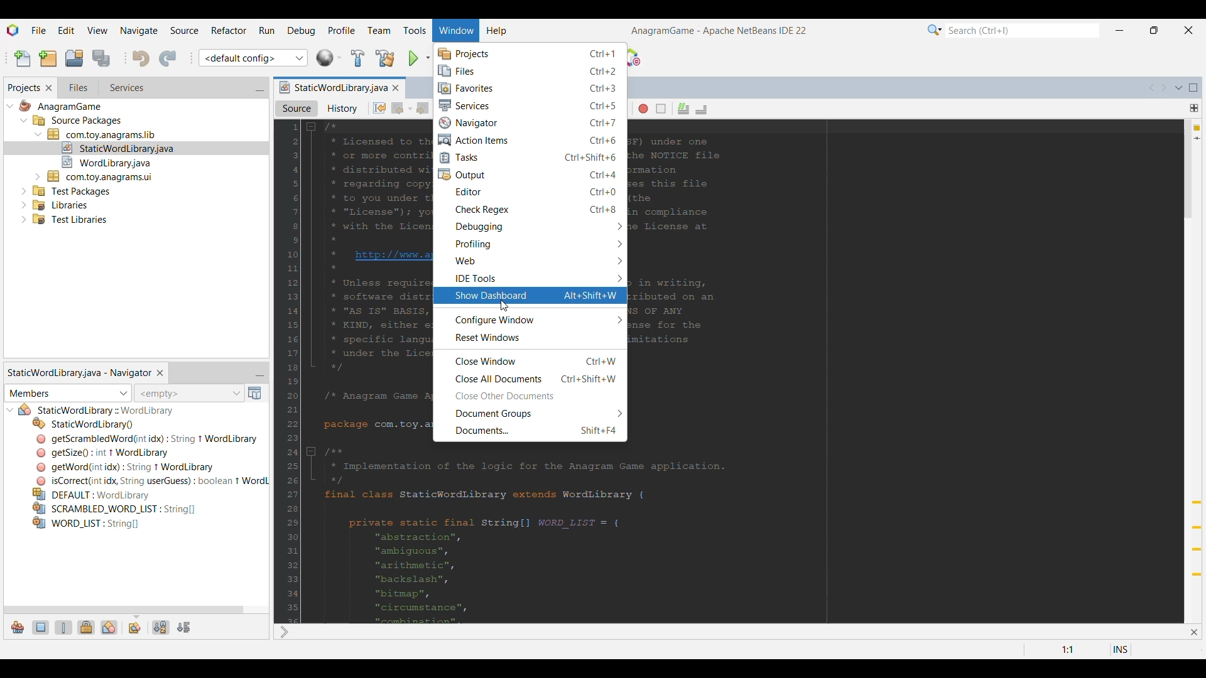 The height and width of the screenshot is (678, 1206). Describe the element at coordinates (379, 108) in the screenshot. I see `Last edit` at that location.